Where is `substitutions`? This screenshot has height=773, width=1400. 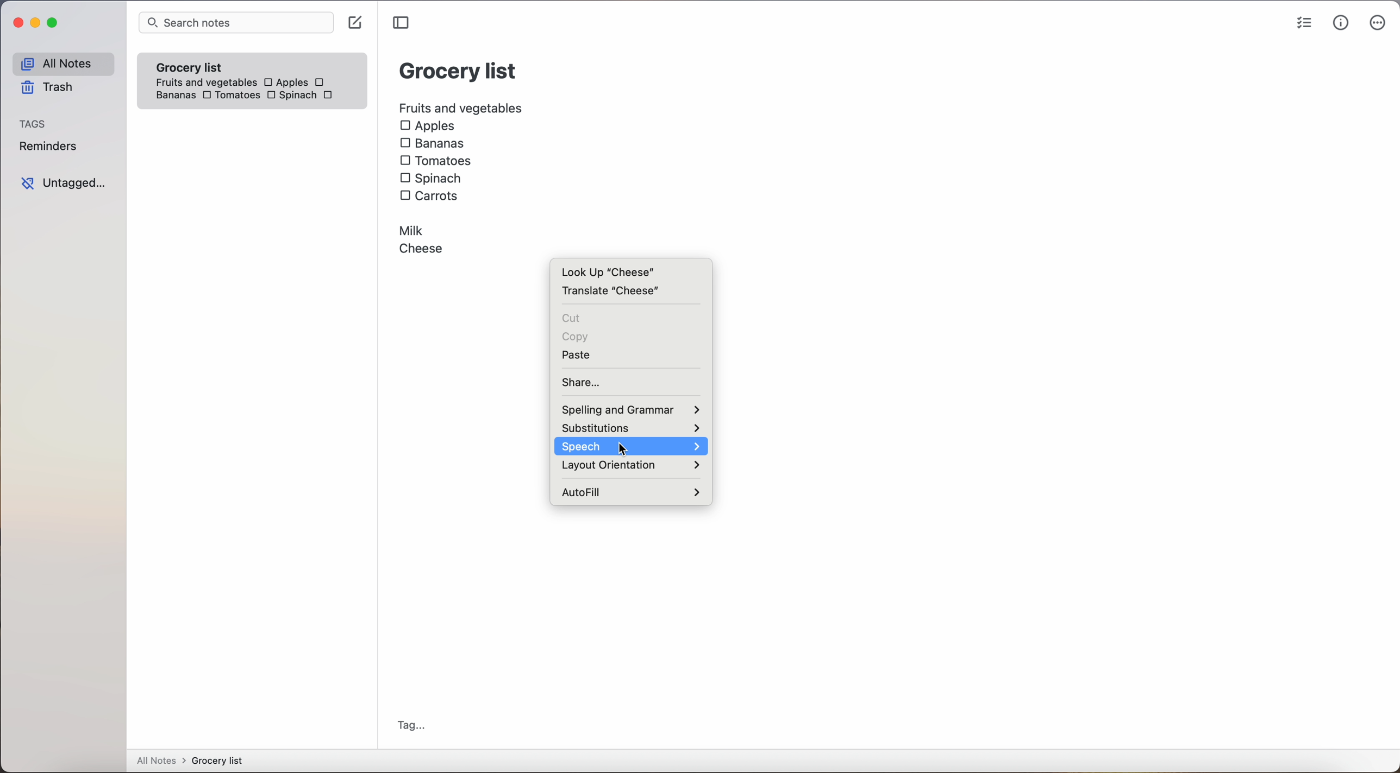
substitutions is located at coordinates (630, 428).